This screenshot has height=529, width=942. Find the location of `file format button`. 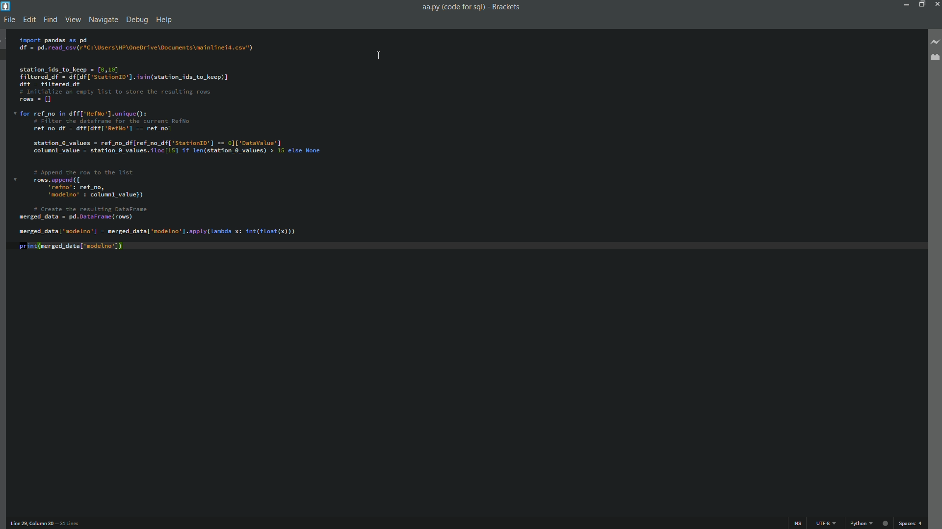

file format button is located at coordinates (861, 523).